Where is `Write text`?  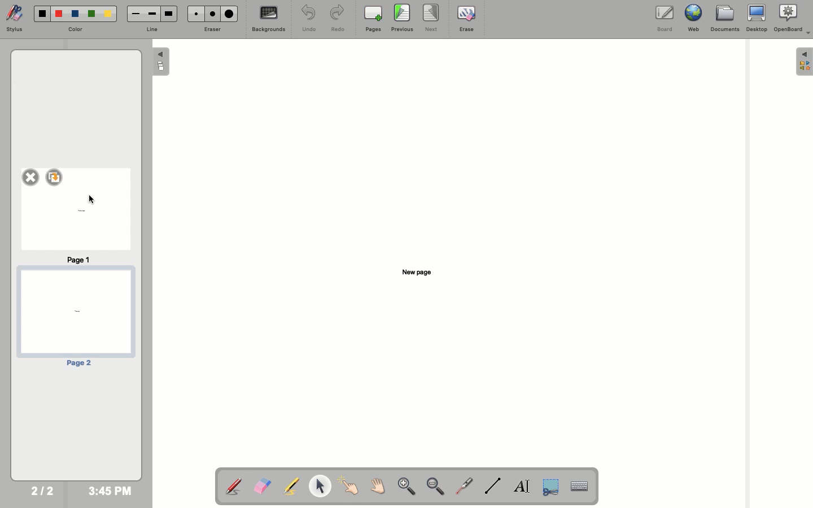
Write text is located at coordinates (522, 488).